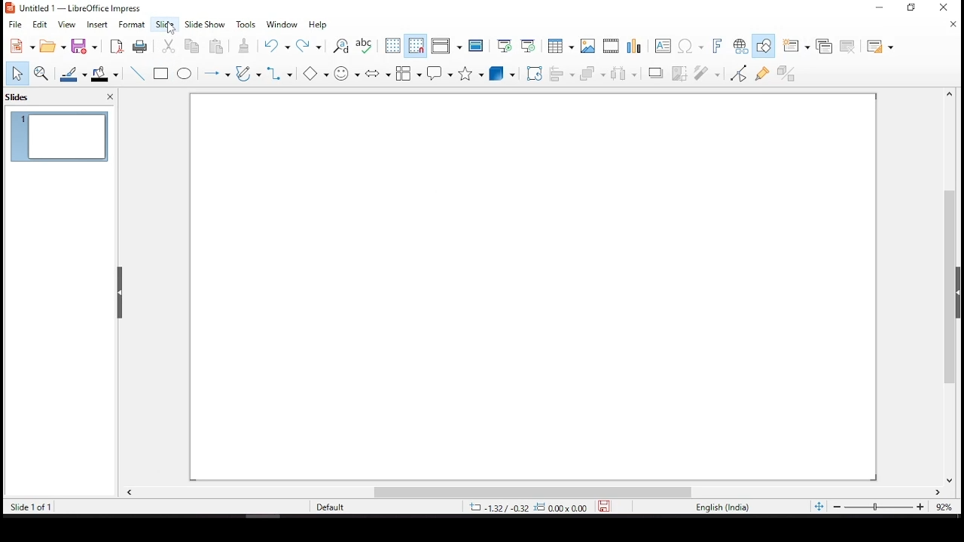 The width and height of the screenshot is (964, 542). I want to click on callout shapes, so click(441, 72).